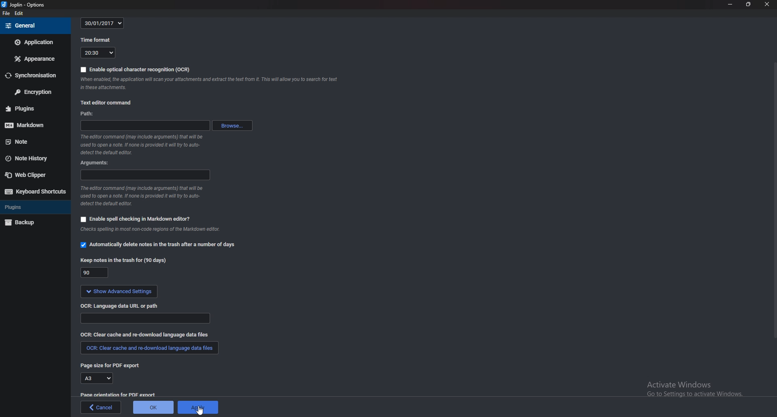 Image resolution: width=777 pixels, height=417 pixels. I want to click on A3, so click(99, 379).